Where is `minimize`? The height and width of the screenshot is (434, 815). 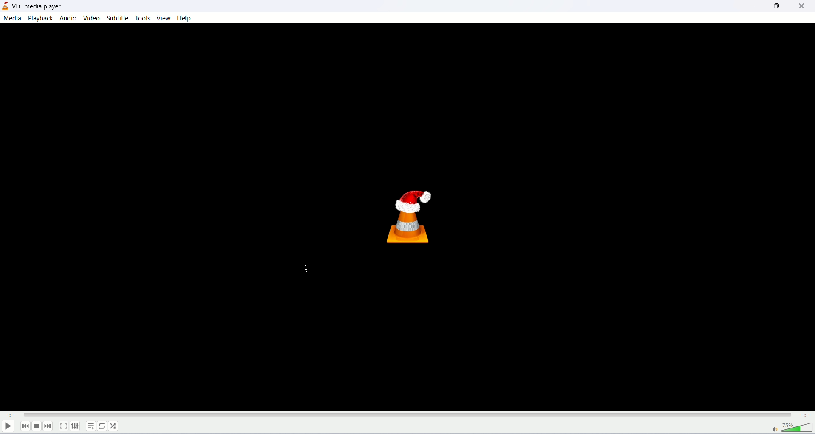
minimize is located at coordinates (752, 6).